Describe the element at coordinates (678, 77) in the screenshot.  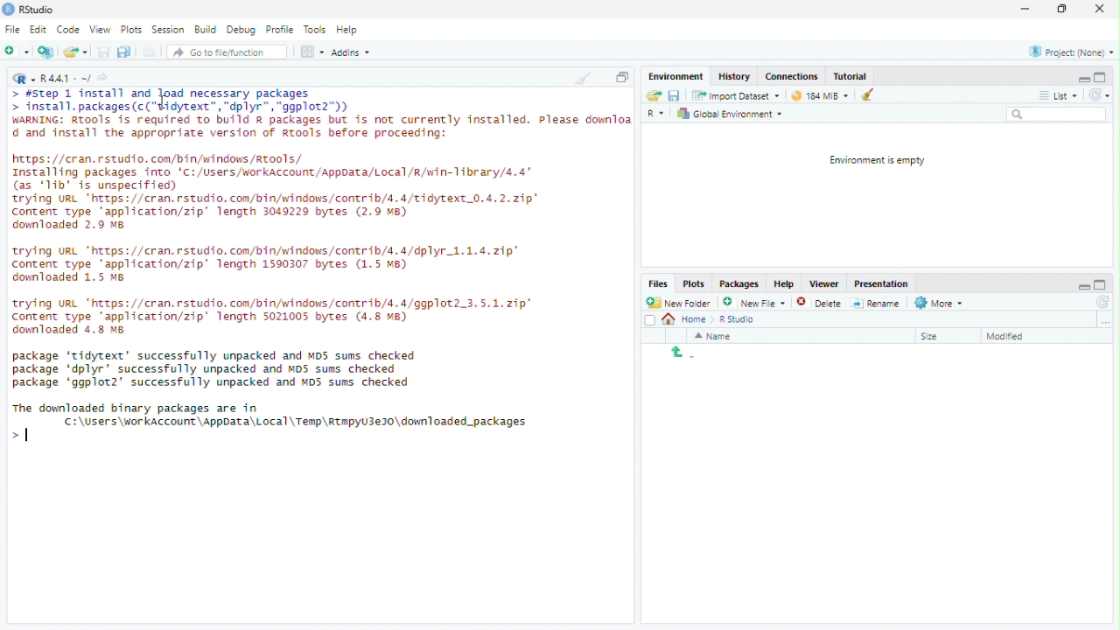
I see `` at that location.